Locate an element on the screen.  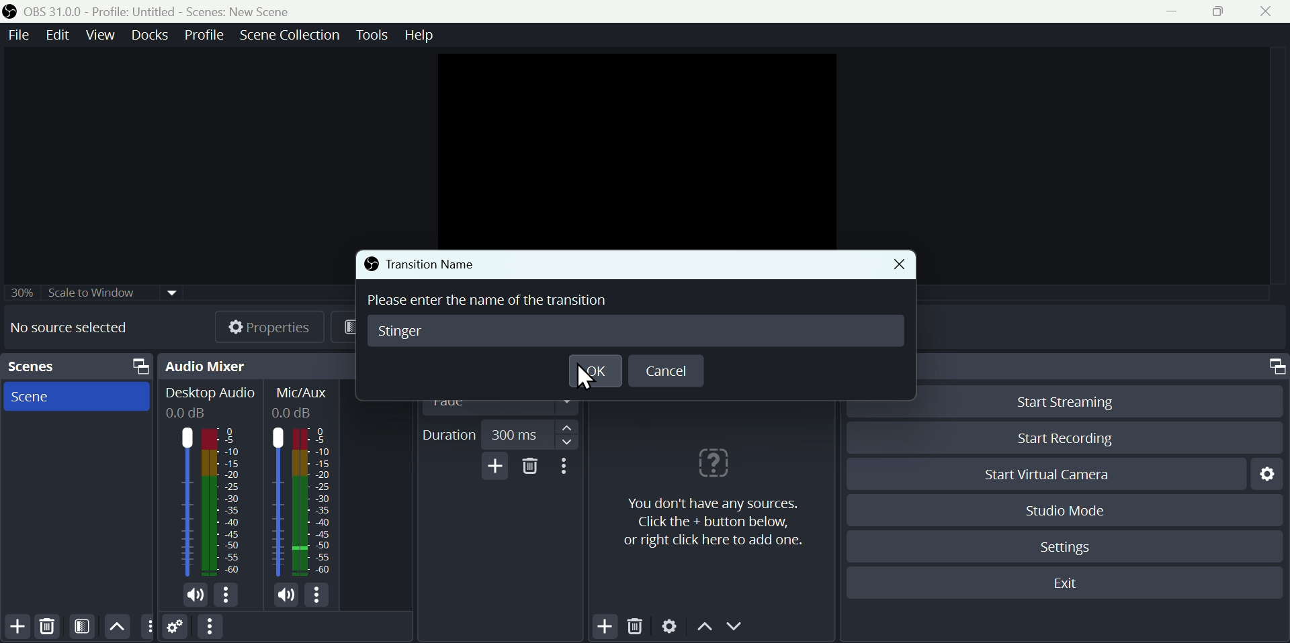
OK is located at coordinates (597, 370).